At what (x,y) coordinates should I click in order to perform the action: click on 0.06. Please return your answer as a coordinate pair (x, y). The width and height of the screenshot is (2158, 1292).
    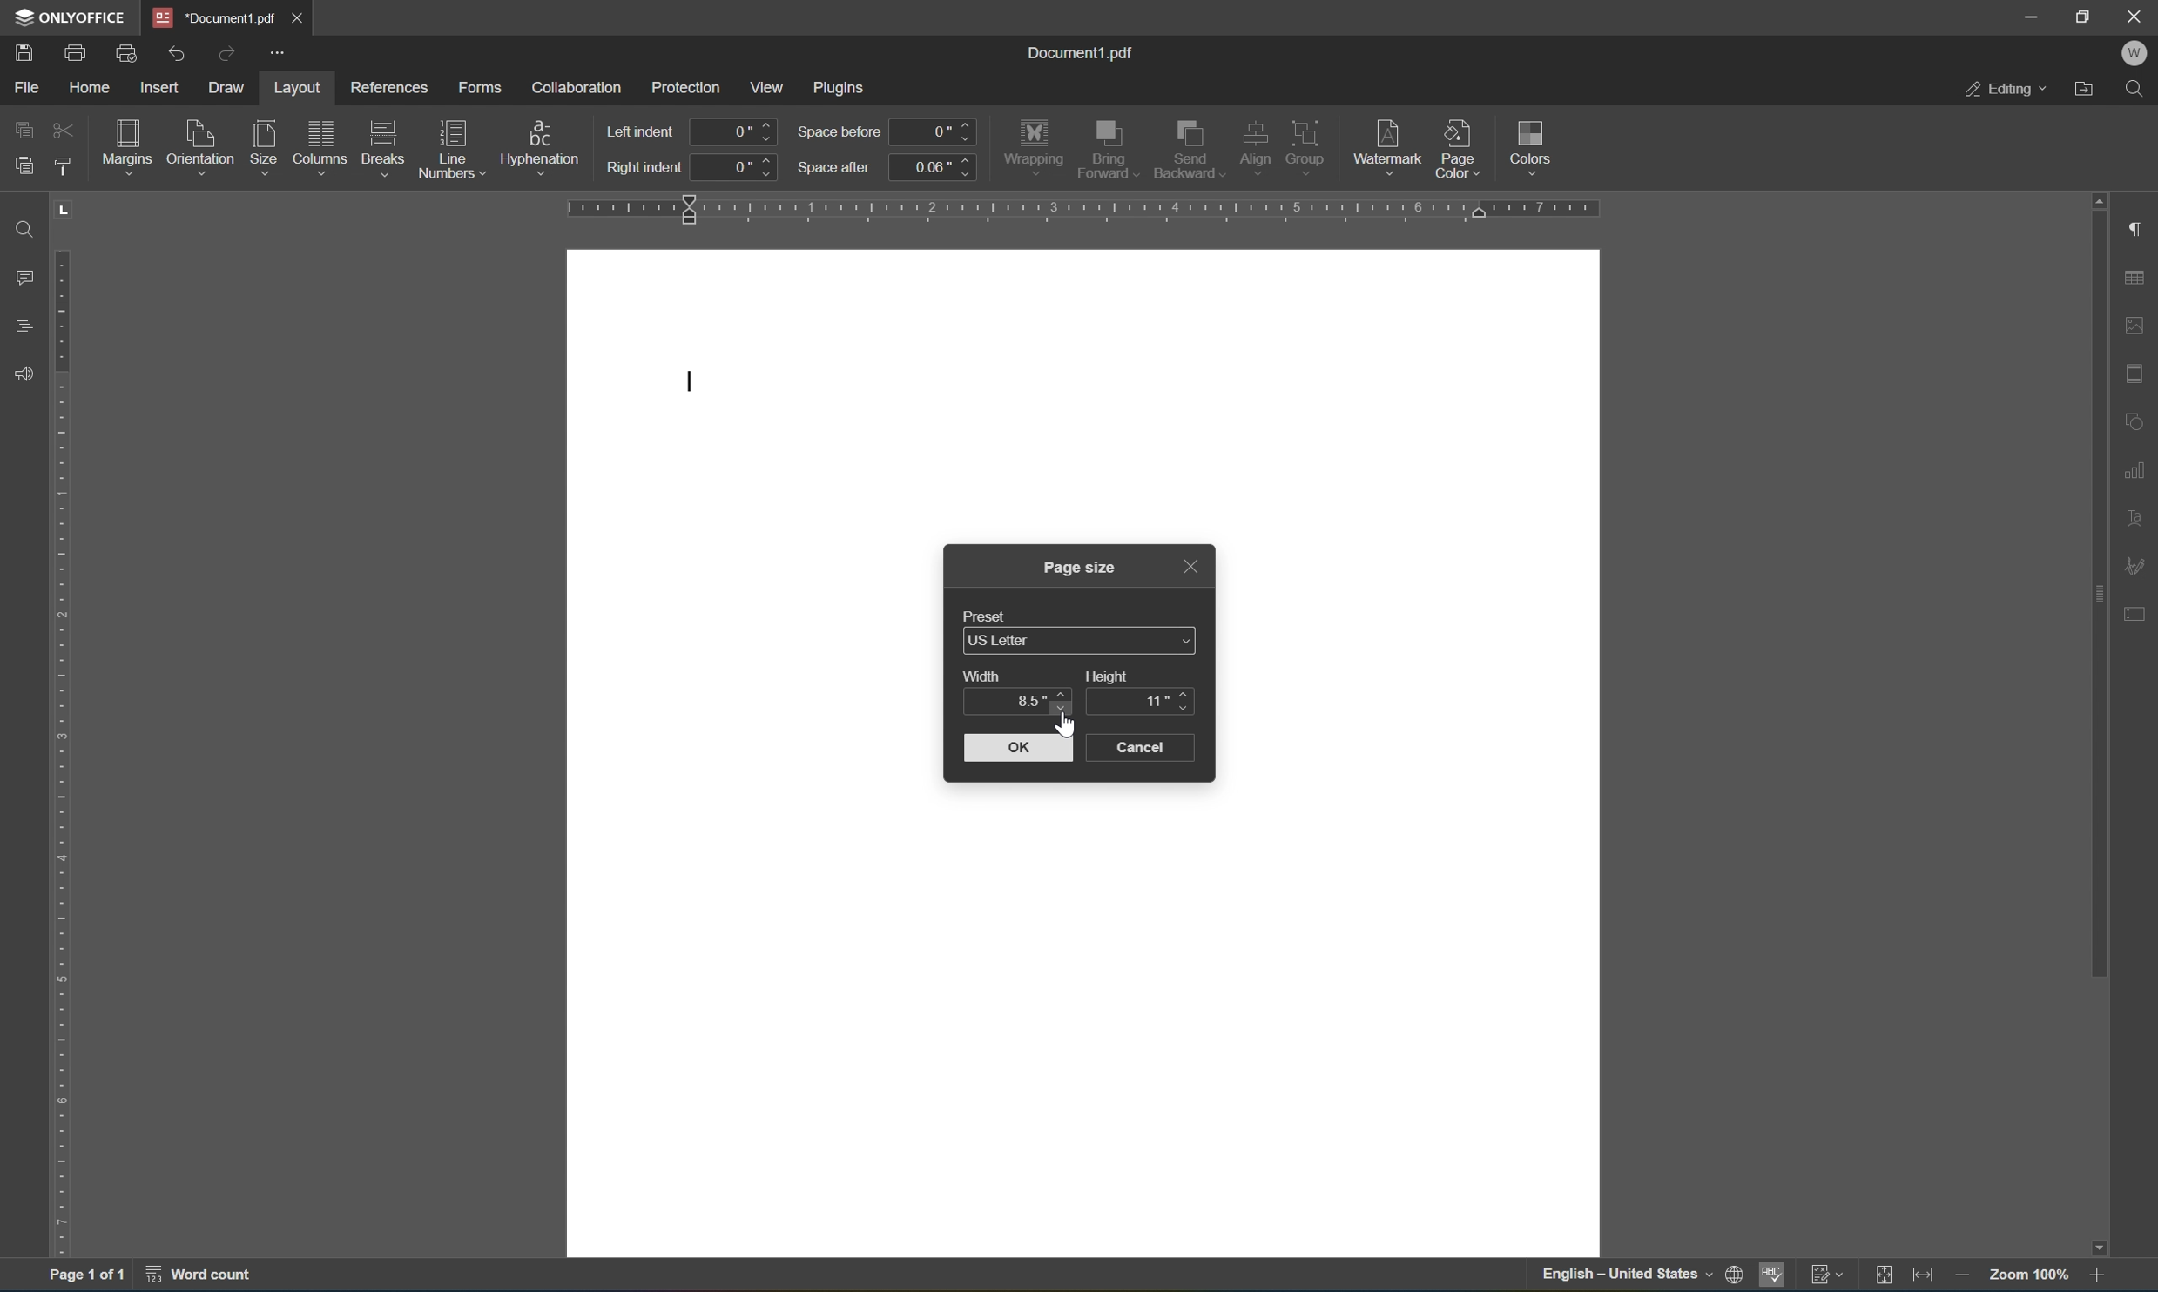
    Looking at the image, I should click on (934, 166).